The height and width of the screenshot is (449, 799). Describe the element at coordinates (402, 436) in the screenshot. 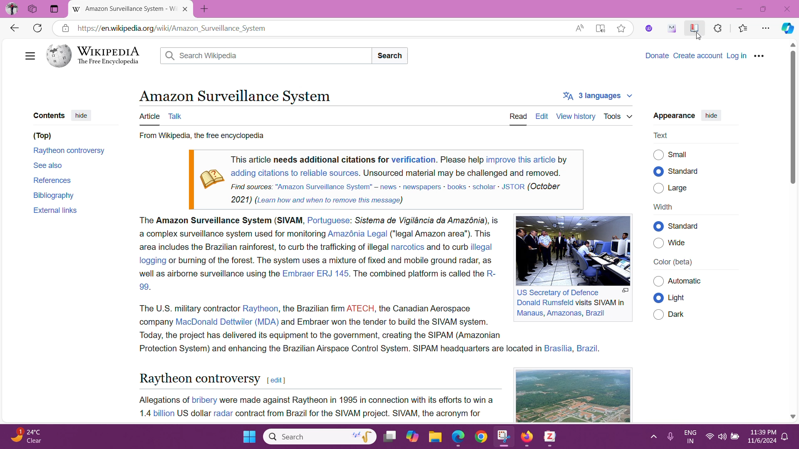

I see `System Taskbar apps` at that location.